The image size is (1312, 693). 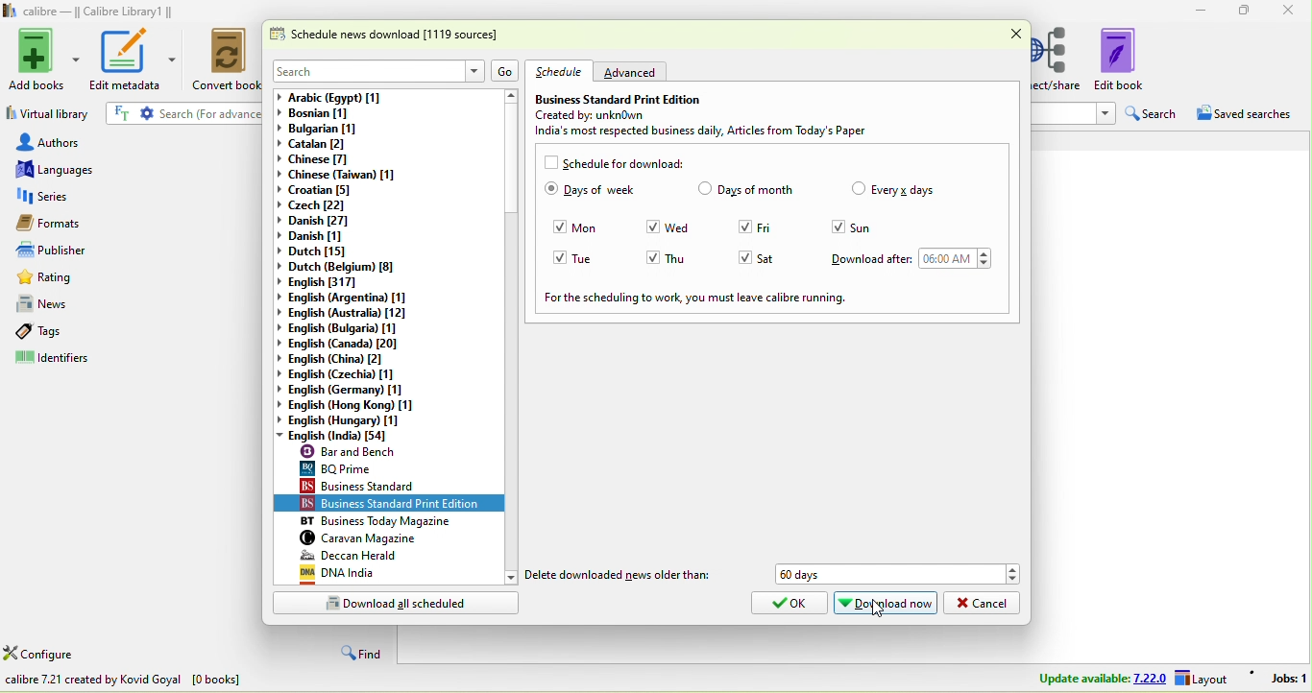 I want to click on bar and bench, so click(x=392, y=451).